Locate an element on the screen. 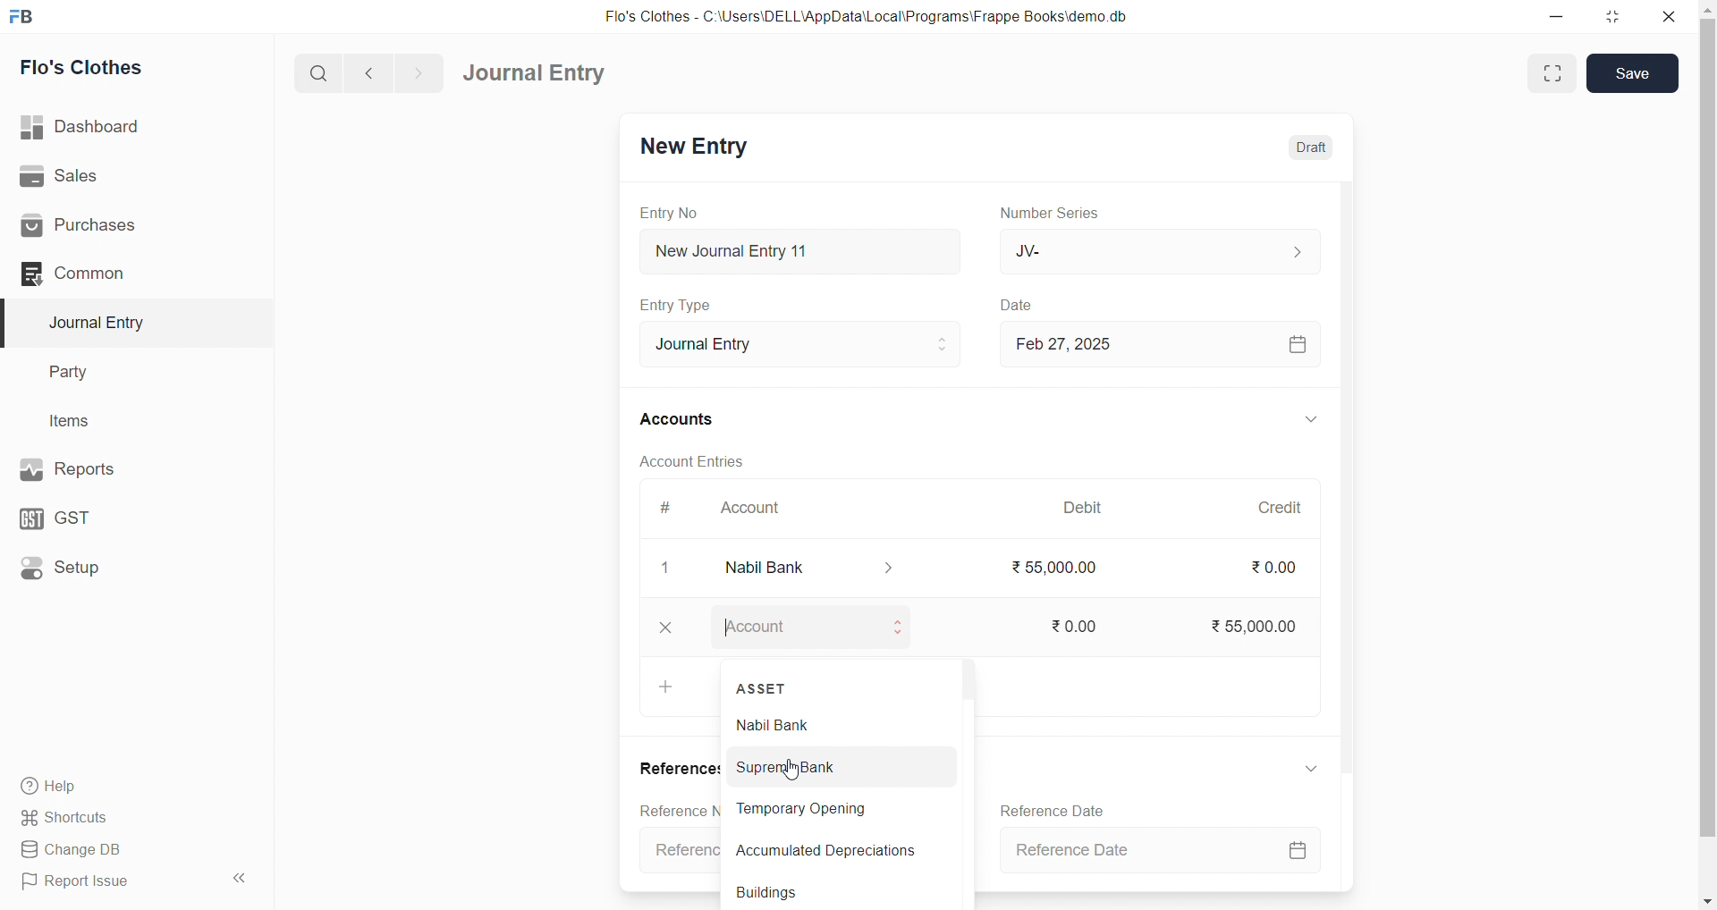 The image size is (1717, 910). Party is located at coordinates (80, 370).